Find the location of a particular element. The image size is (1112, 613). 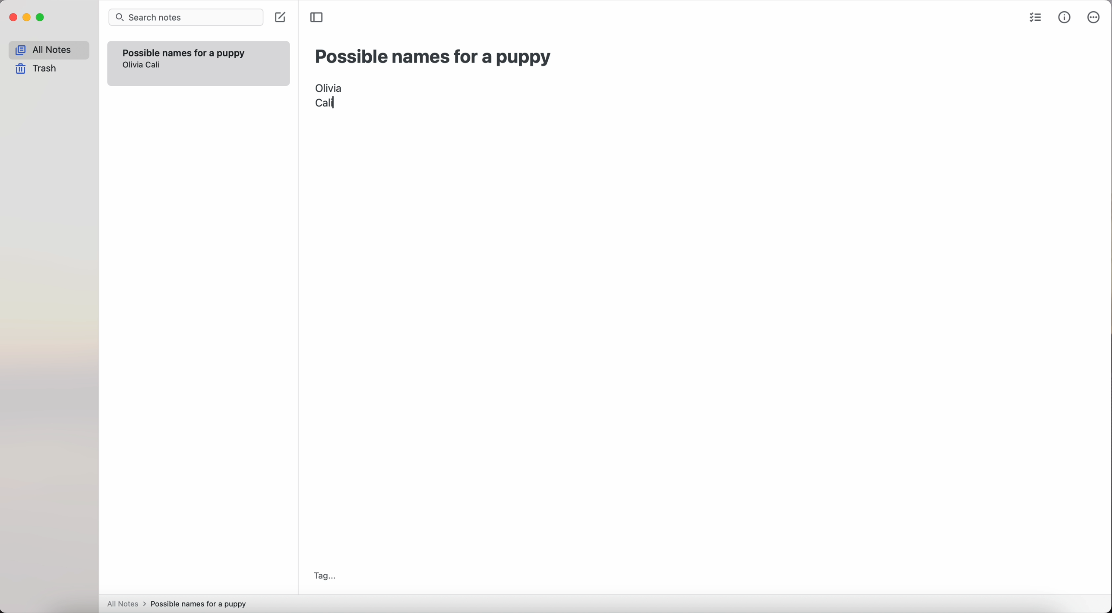

tag is located at coordinates (324, 575).